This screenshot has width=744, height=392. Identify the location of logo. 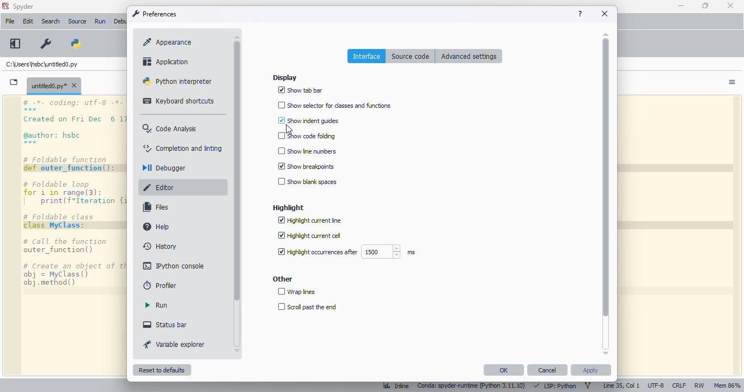
(5, 6).